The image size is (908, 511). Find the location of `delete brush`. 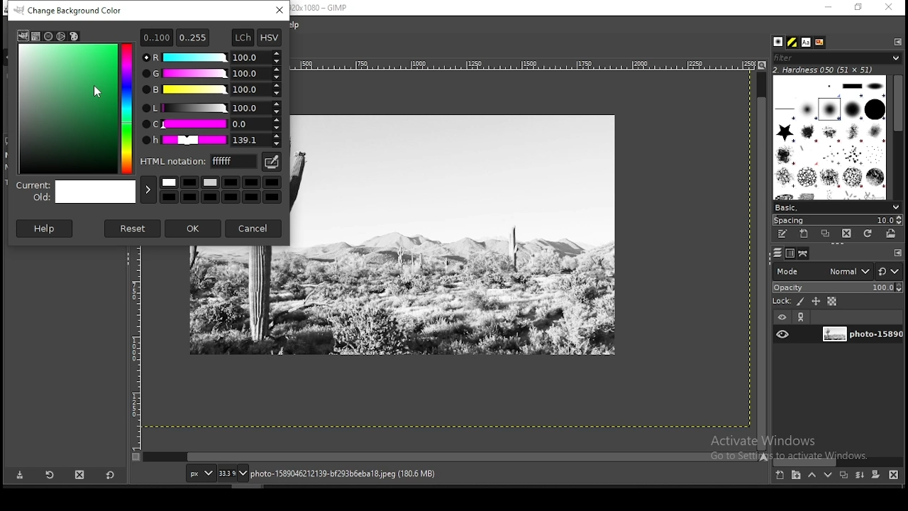

delete brush is located at coordinates (846, 234).